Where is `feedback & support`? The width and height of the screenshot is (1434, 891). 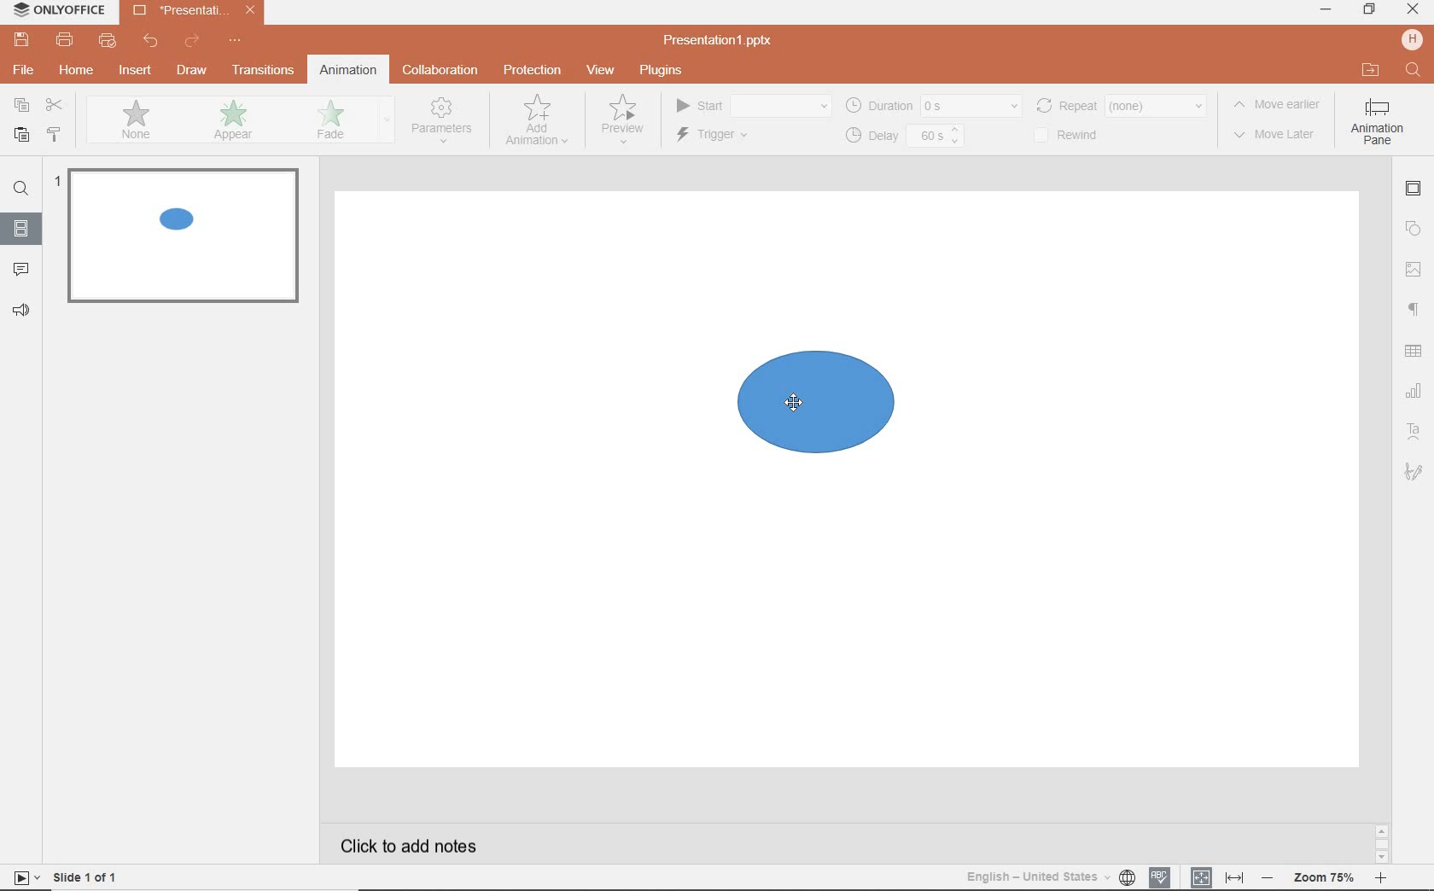
feedback & support is located at coordinates (22, 312).